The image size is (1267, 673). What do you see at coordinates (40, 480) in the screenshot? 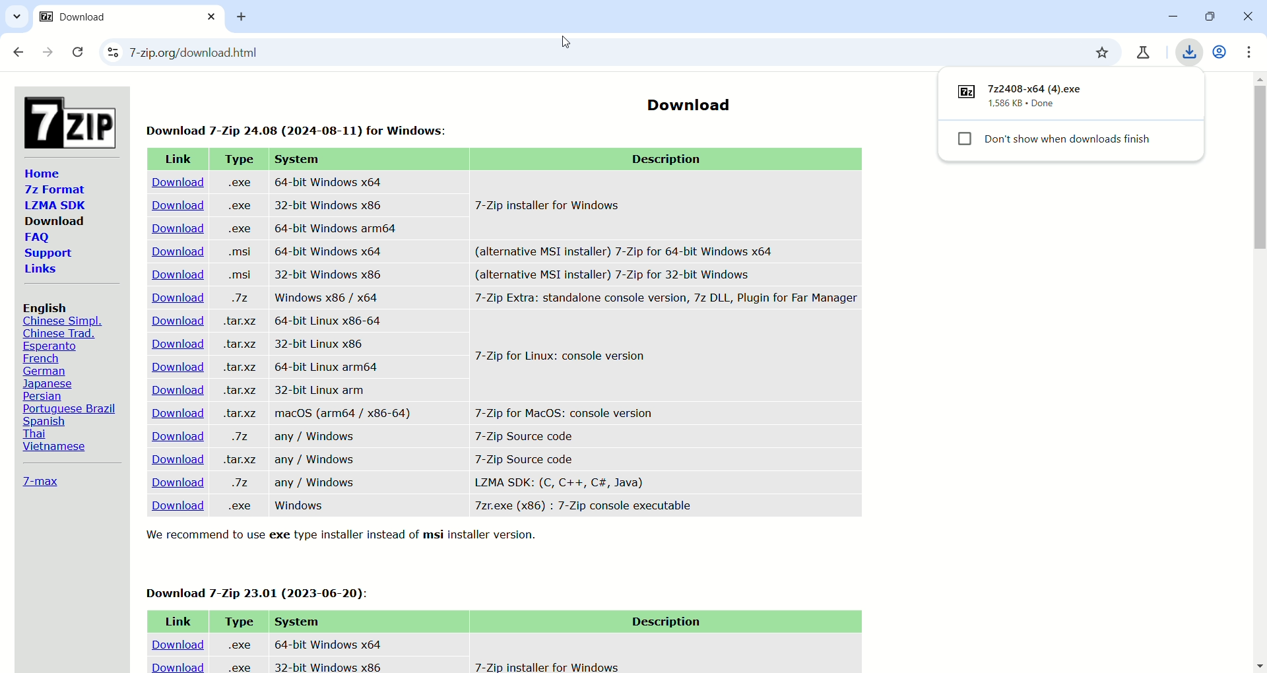
I see `7-max` at bounding box center [40, 480].